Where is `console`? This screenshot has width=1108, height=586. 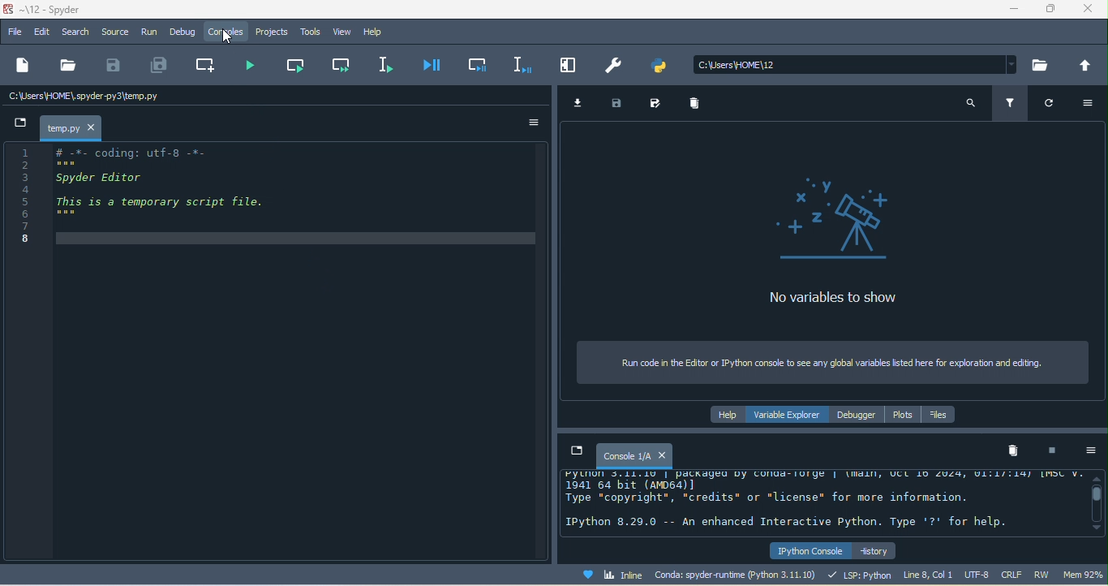
console is located at coordinates (633, 455).